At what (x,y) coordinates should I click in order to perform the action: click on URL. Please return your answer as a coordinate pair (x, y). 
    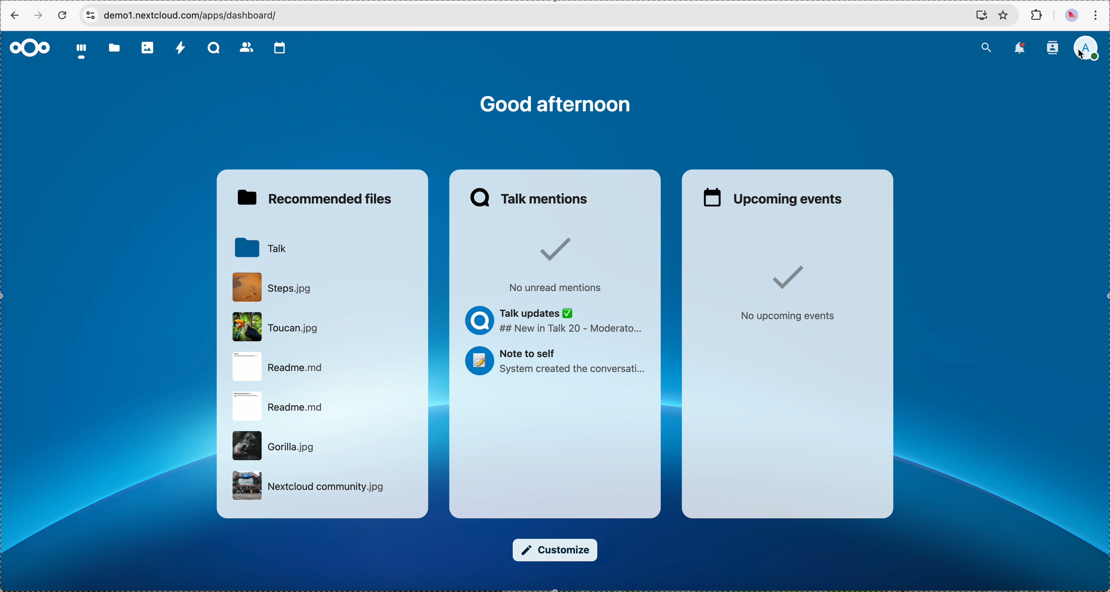
    Looking at the image, I should click on (192, 15).